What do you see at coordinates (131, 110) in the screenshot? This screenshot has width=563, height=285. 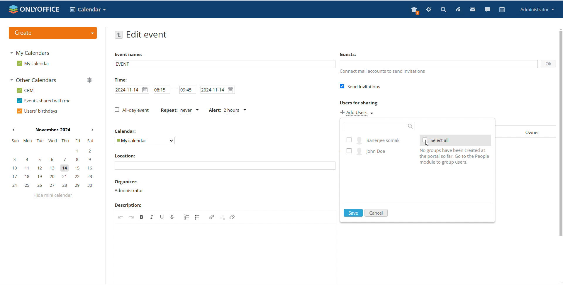 I see `all day event checkbox` at bounding box center [131, 110].